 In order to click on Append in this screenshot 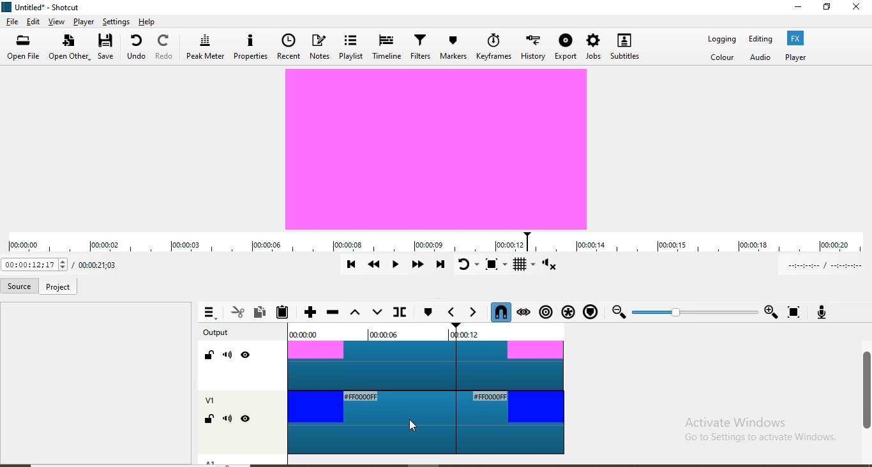, I will do `click(310, 312)`.